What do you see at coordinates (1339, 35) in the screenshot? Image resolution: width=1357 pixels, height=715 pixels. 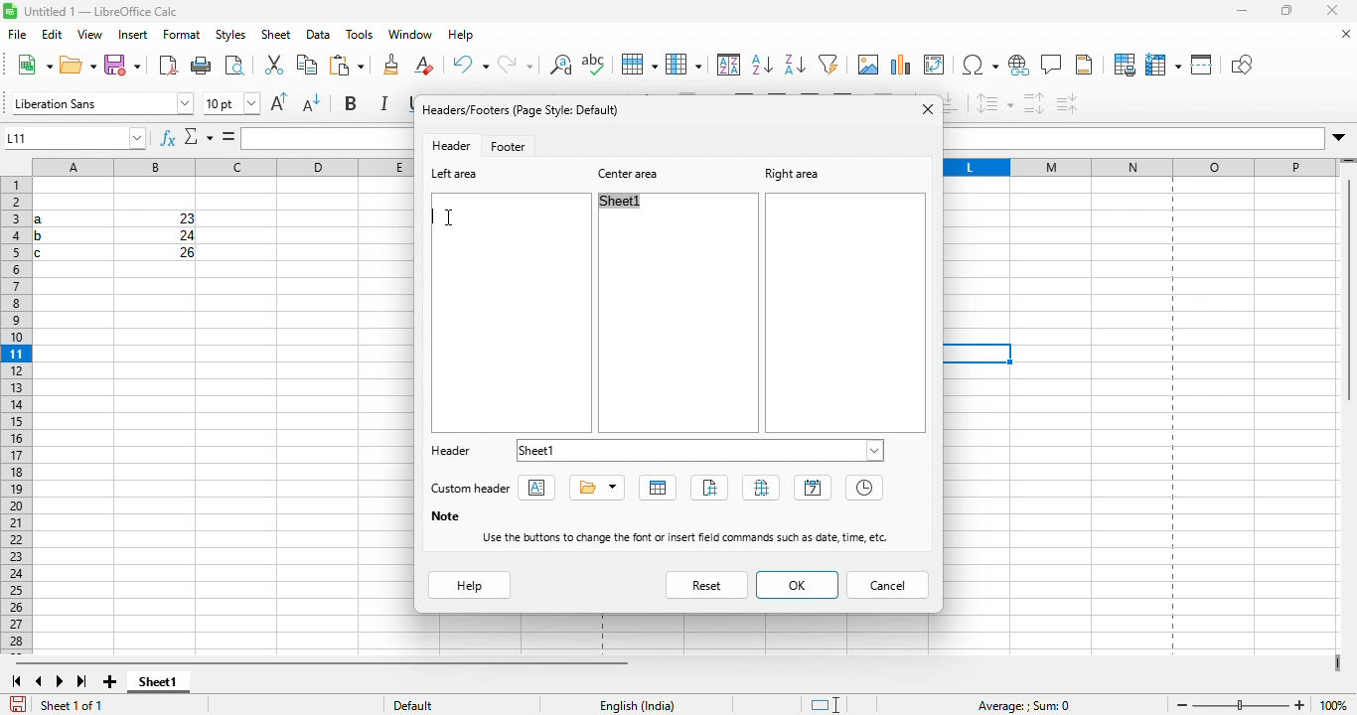 I see `close` at bounding box center [1339, 35].